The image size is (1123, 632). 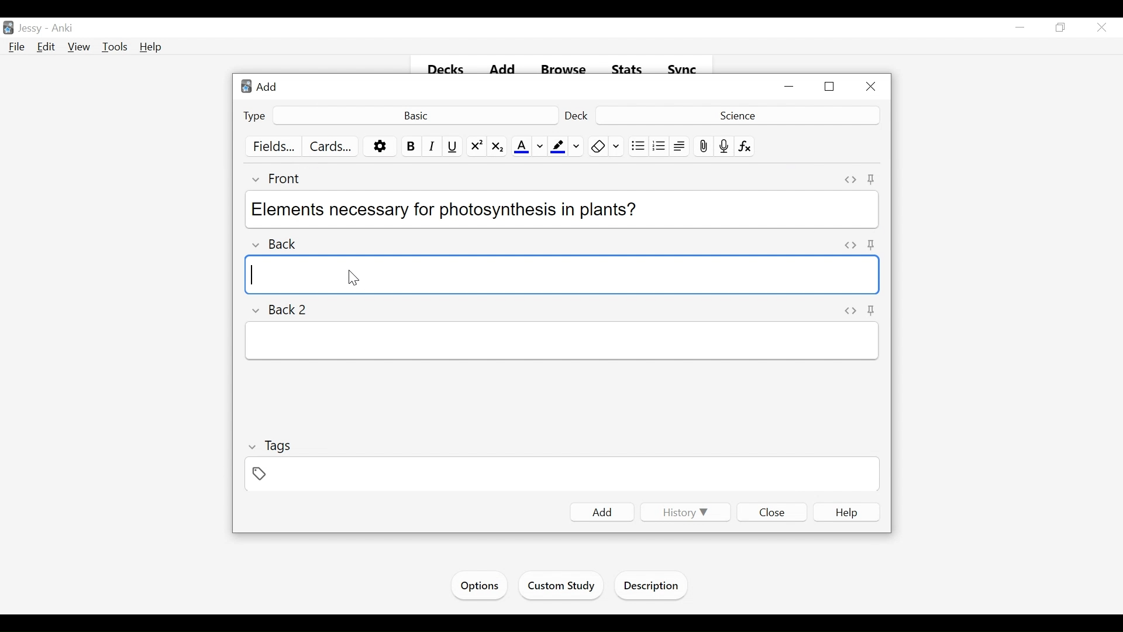 I want to click on Back Field, so click(x=560, y=276).